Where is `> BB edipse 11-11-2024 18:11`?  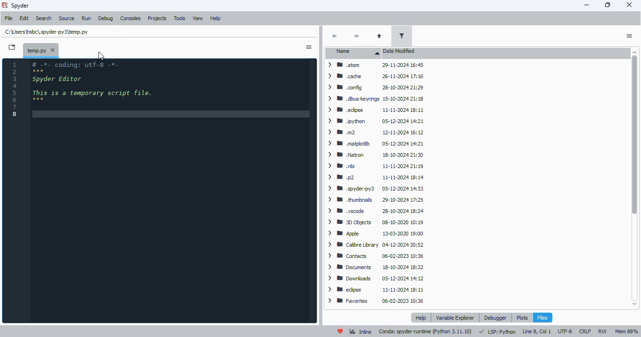 > BB edipse 11-11-2024 18:11 is located at coordinates (374, 289).